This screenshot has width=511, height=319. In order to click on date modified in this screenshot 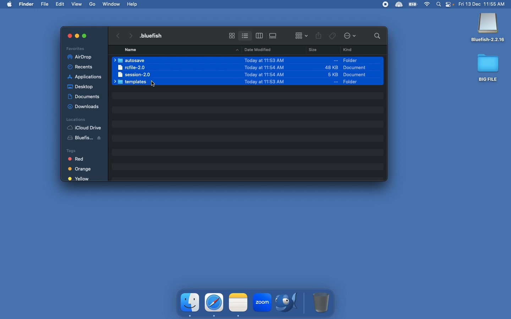, I will do `click(255, 49)`.